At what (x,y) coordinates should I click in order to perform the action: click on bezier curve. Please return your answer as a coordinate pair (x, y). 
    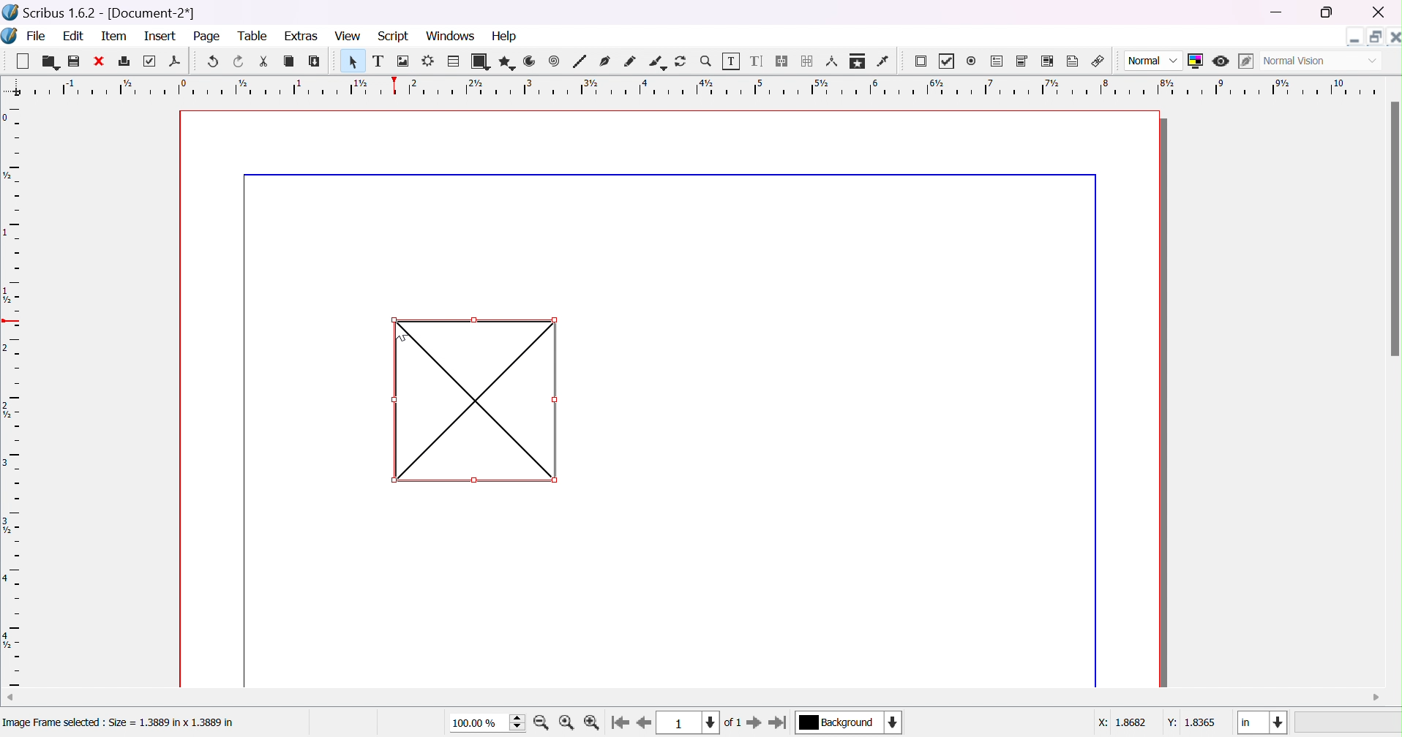
    Looking at the image, I should click on (606, 61).